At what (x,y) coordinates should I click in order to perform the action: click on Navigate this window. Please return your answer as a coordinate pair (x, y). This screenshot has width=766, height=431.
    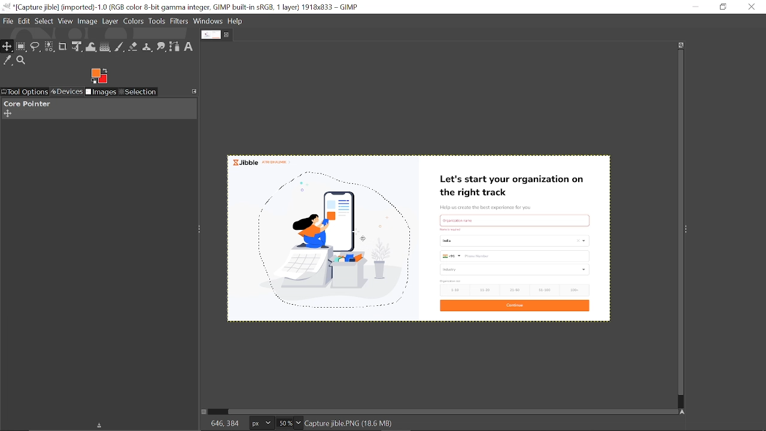
    Looking at the image, I should click on (685, 412).